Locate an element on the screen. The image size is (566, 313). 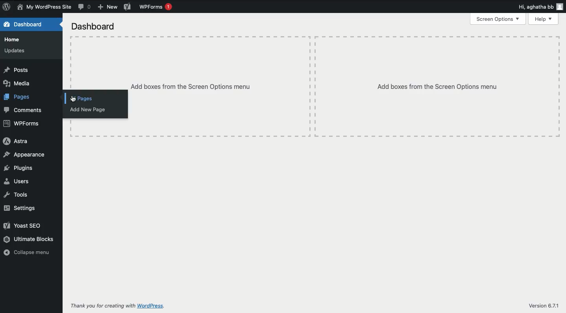
Users is located at coordinates (16, 181).